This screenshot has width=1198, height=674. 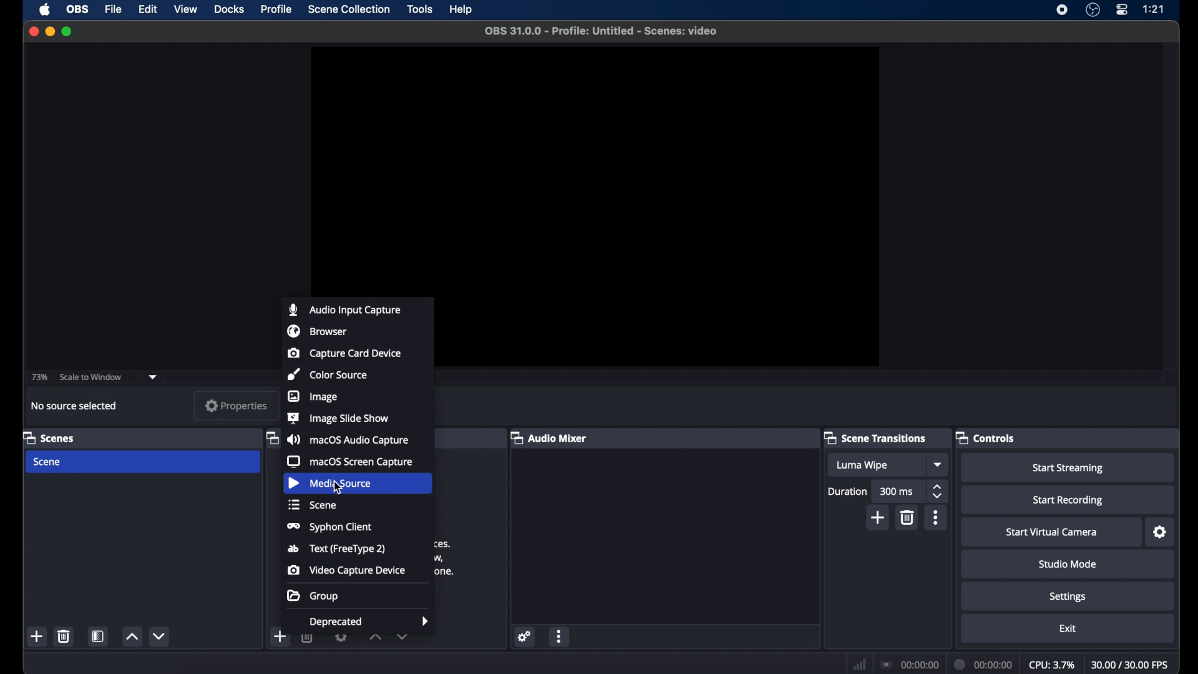 I want to click on fps, so click(x=1130, y=665).